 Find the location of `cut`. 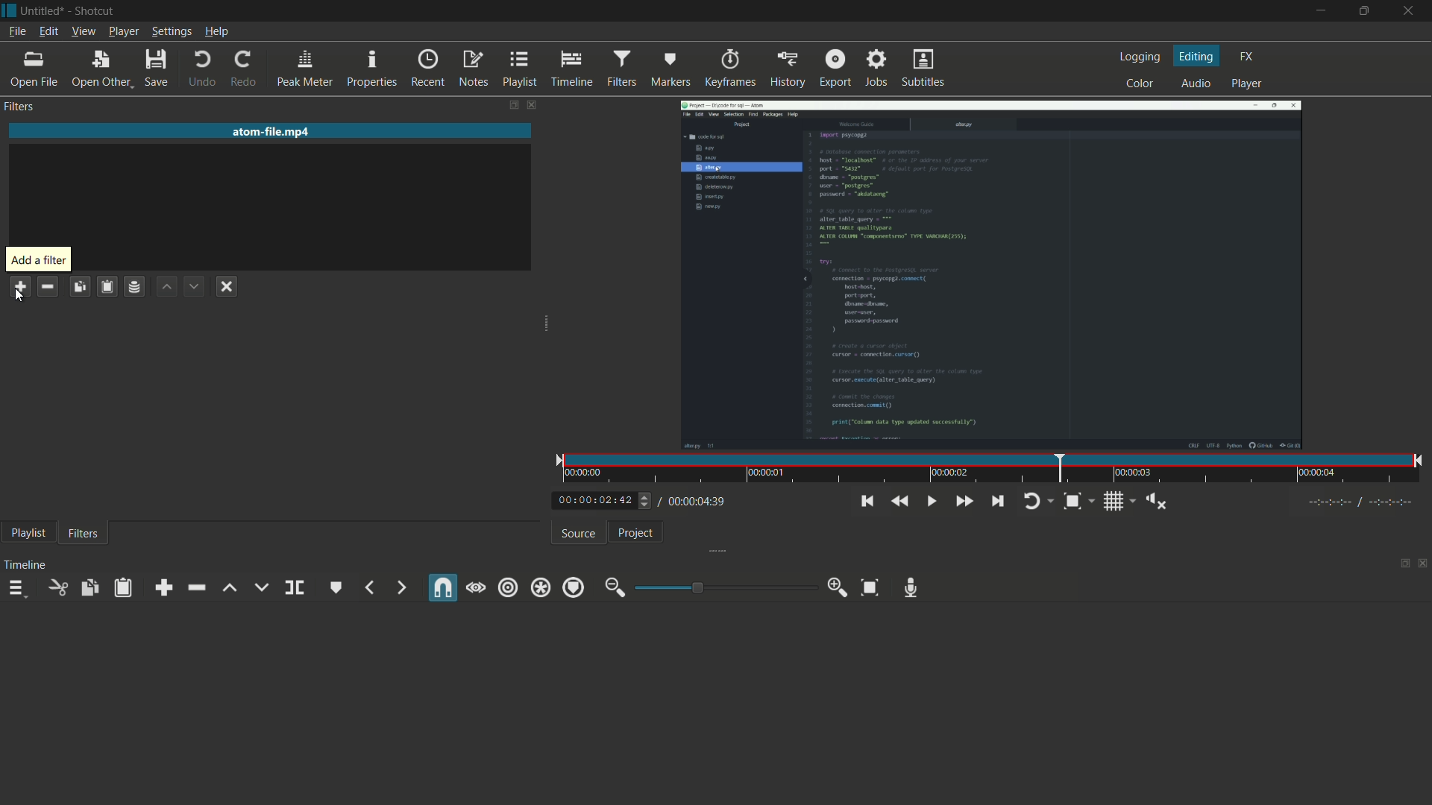

cut is located at coordinates (55, 587).